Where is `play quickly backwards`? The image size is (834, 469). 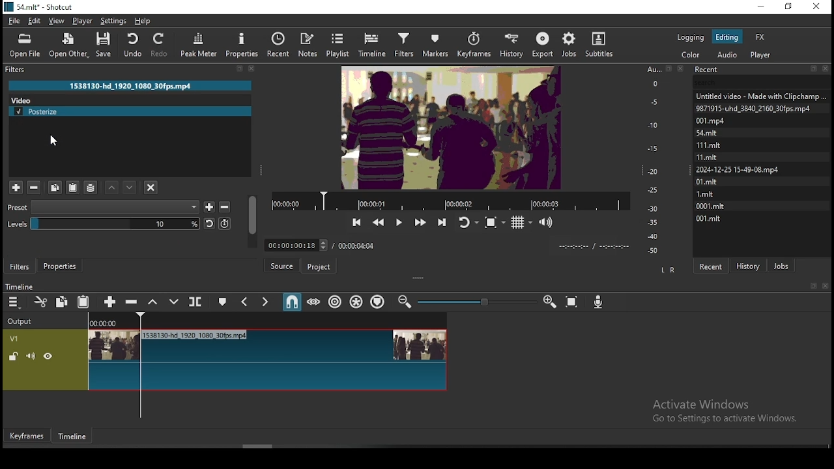
play quickly backwards is located at coordinates (379, 222).